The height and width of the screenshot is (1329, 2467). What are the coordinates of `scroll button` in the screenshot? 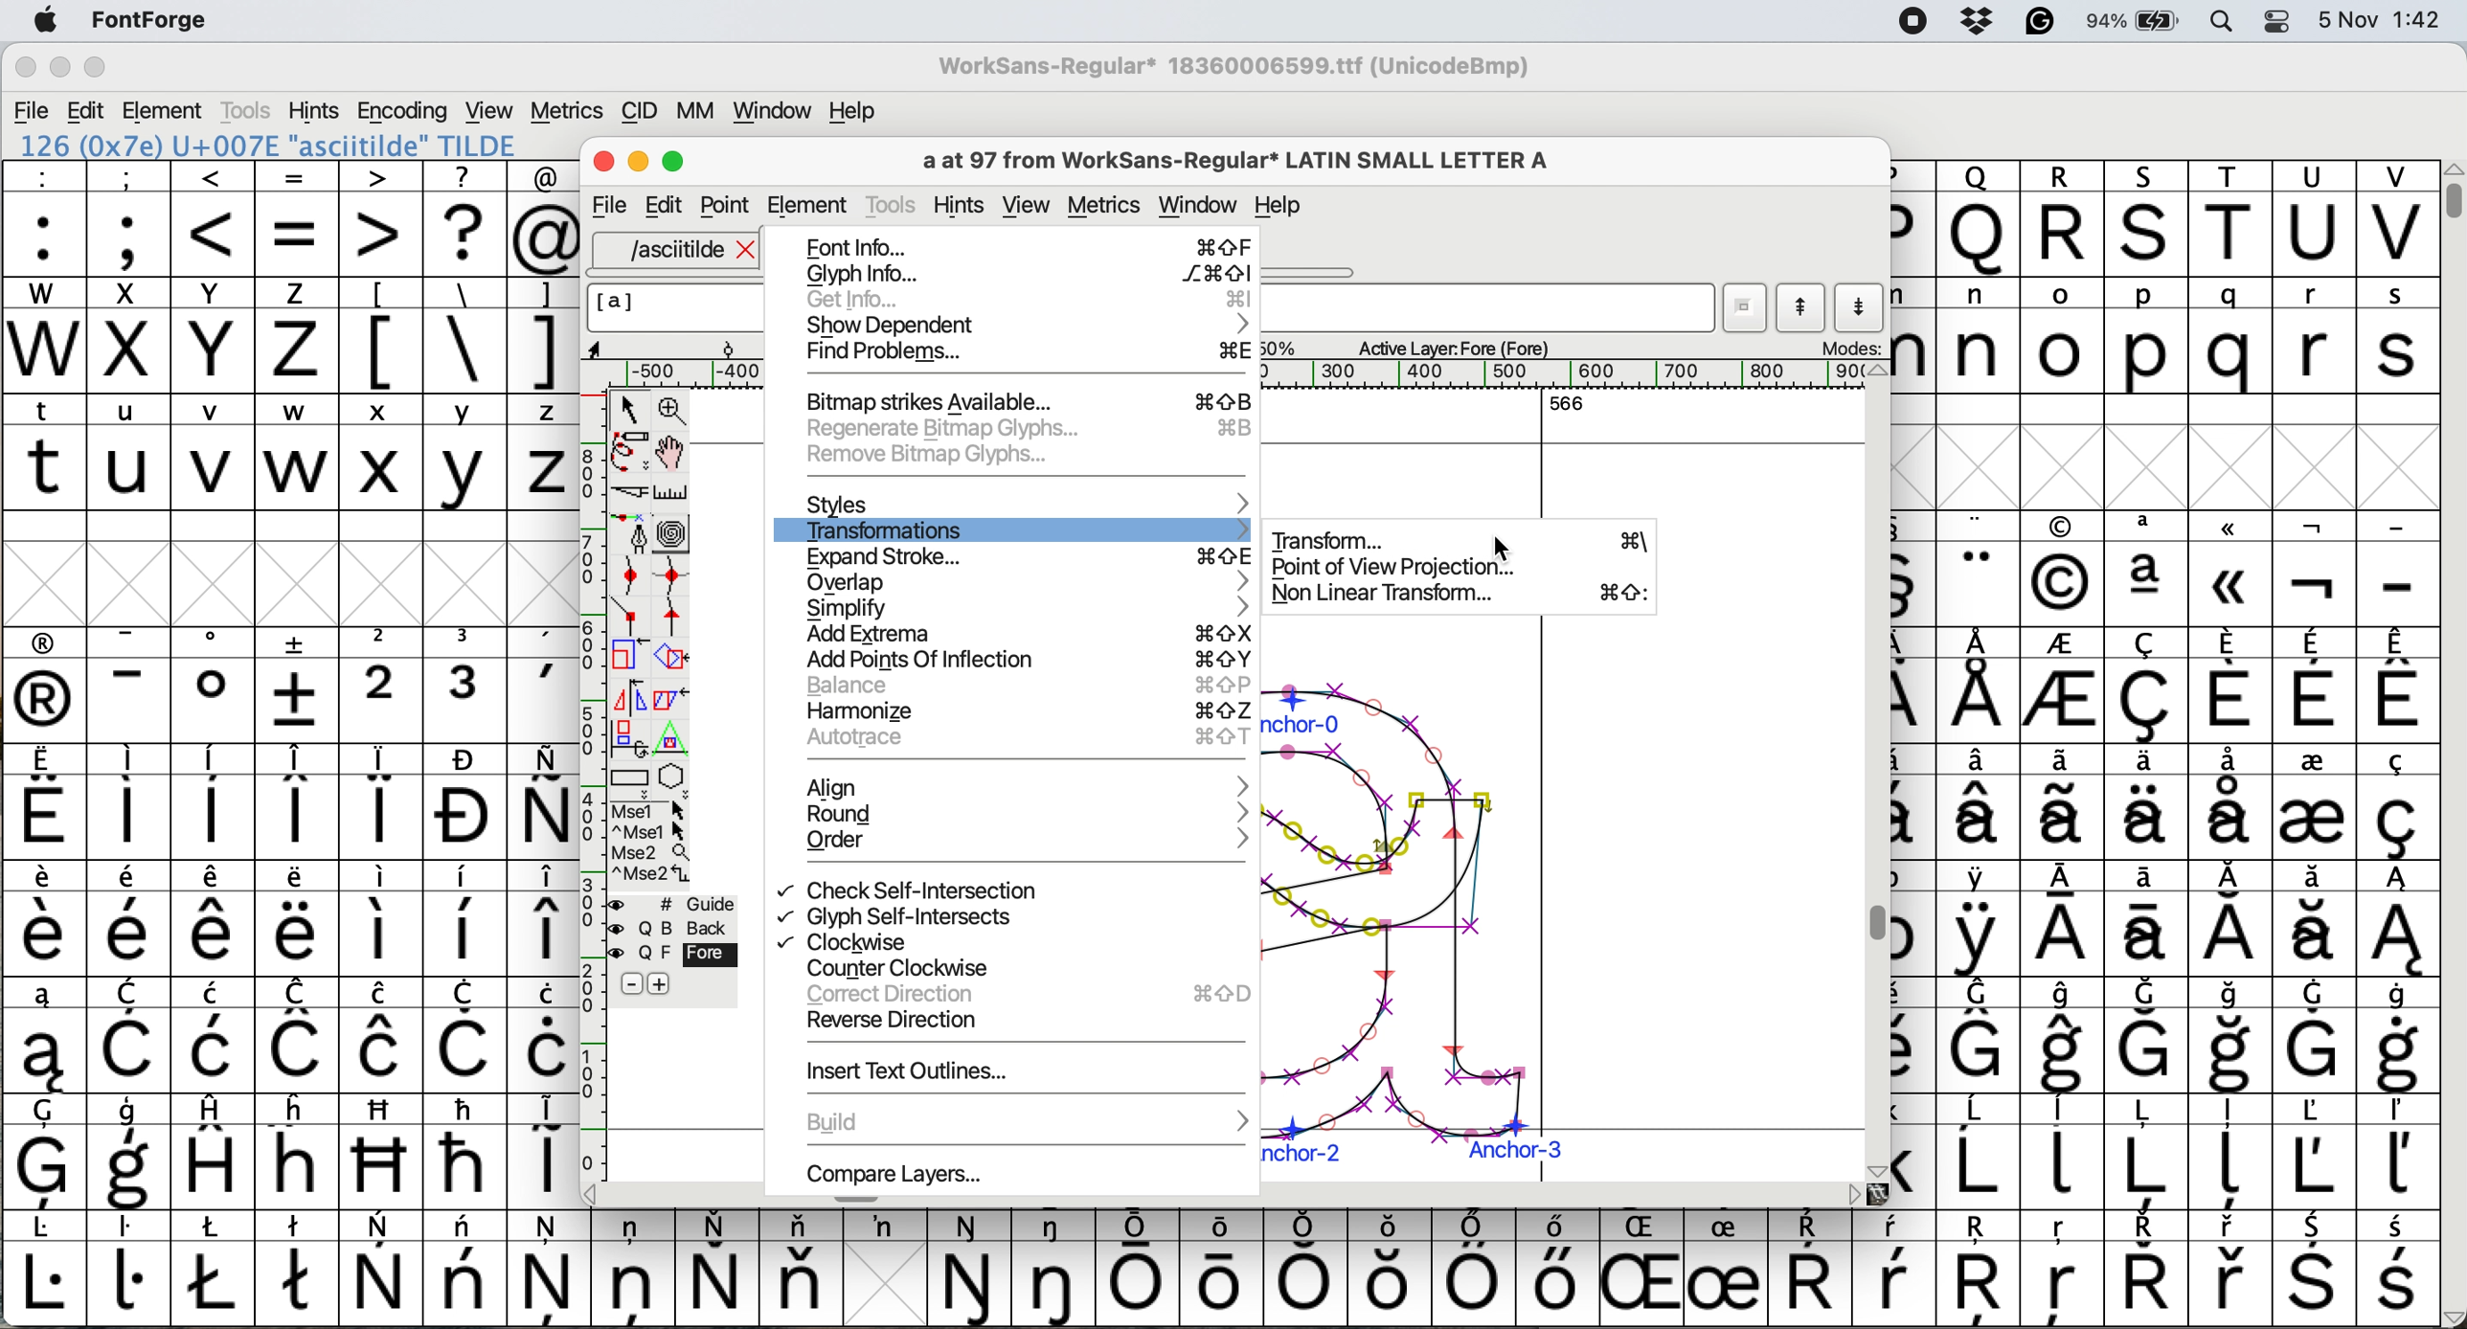 It's located at (1874, 1169).